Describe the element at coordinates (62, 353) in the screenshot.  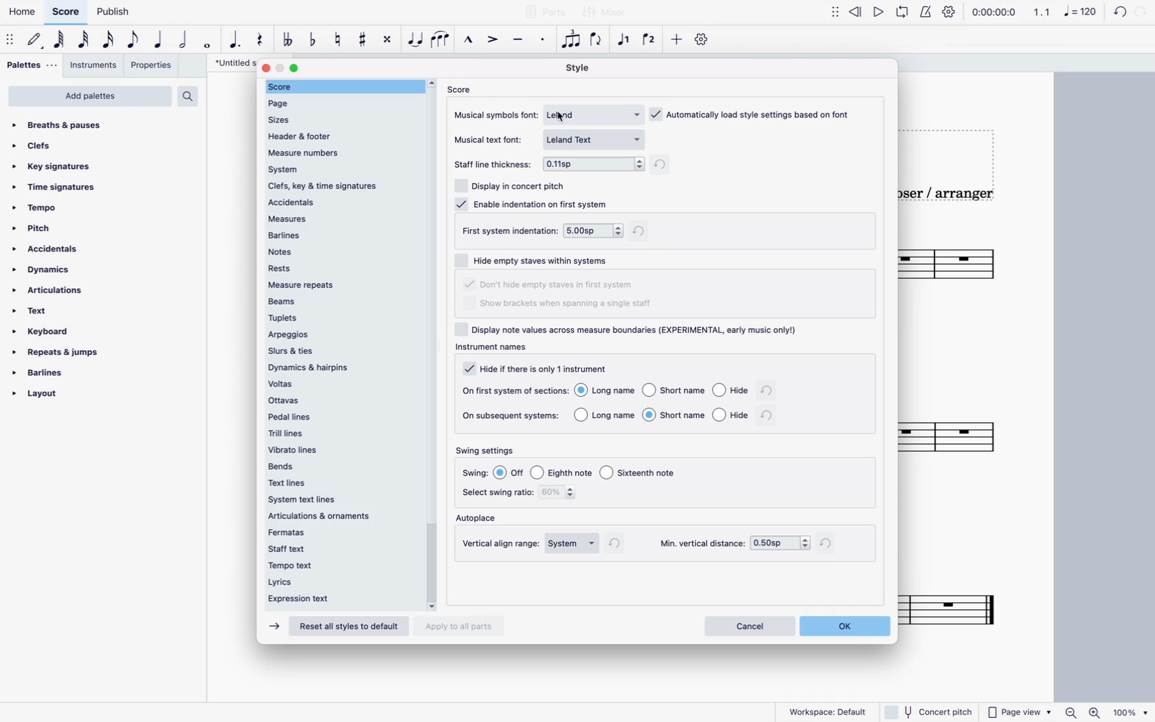
I see `repeats & jumps` at that location.